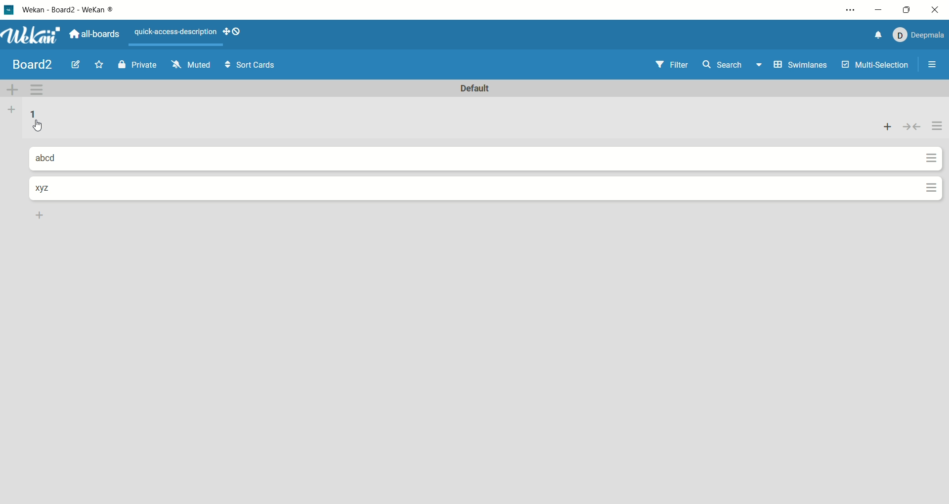 Image resolution: width=949 pixels, height=504 pixels. What do you see at coordinates (917, 34) in the screenshot?
I see `account` at bounding box center [917, 34].